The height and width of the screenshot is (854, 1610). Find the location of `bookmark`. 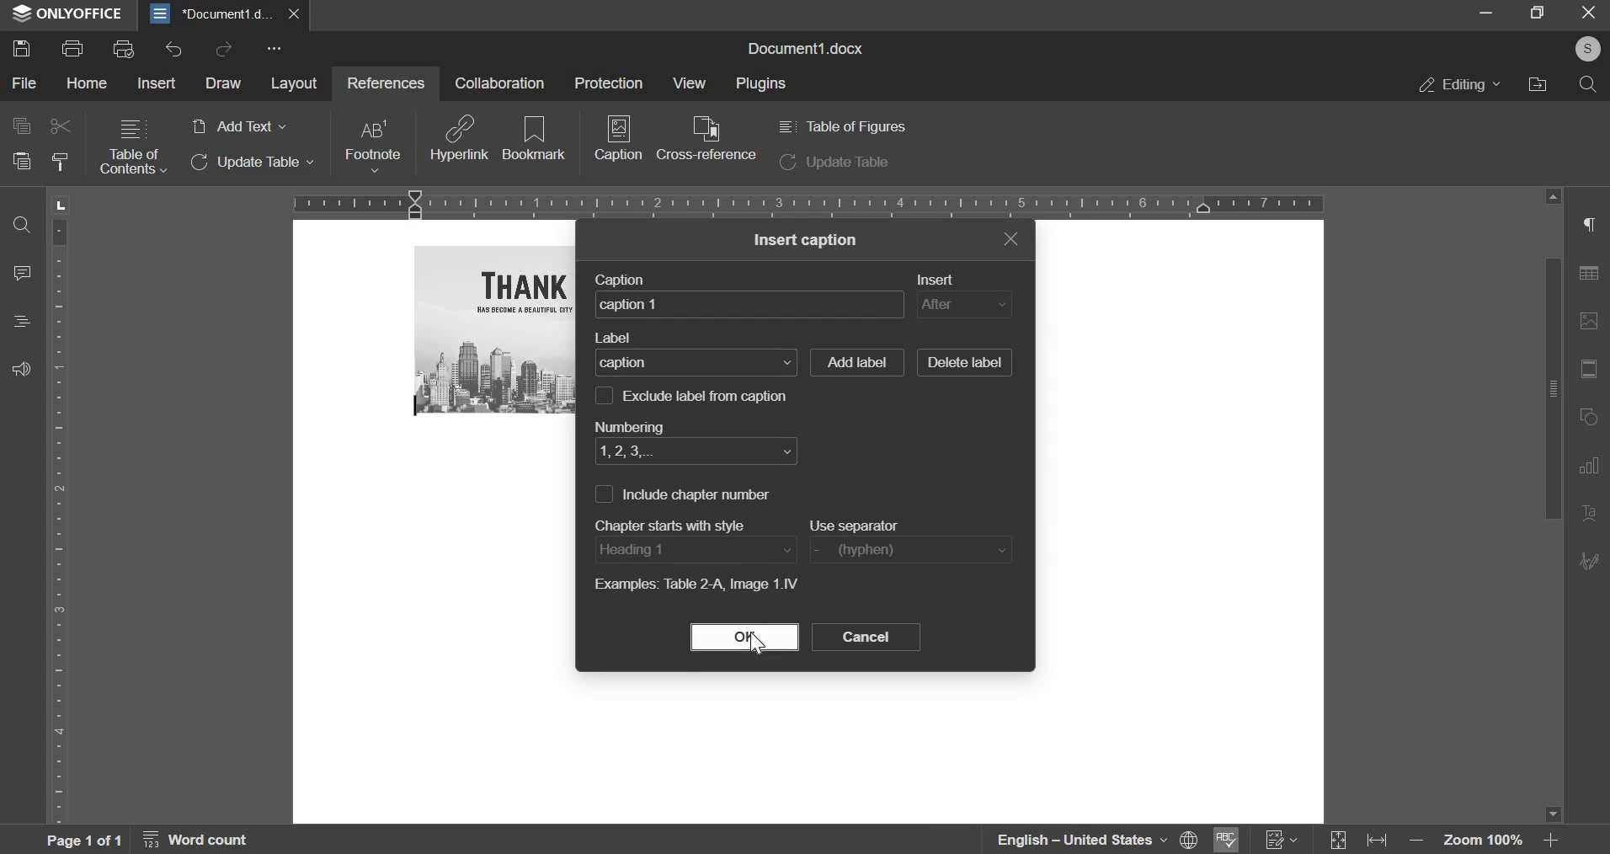

bookmark is located at coordinates (535, 136).